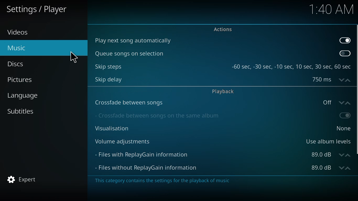  Describe the element at coordinates (124, 141) in the screenshot. I see `volume adjustments` at that location.